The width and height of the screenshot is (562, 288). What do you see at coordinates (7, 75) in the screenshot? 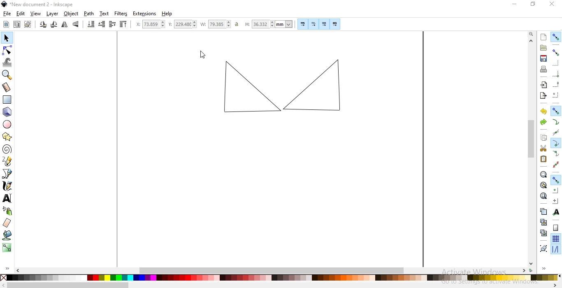
I see `zoom in or out` at bounding box center [7, 75].